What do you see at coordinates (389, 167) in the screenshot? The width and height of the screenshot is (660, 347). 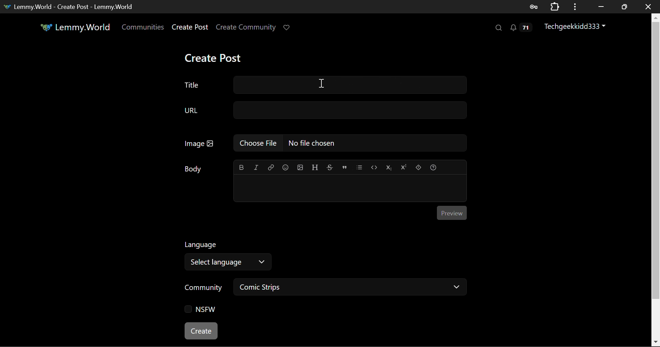 I see `subscript` at bounding box center [389, 167].